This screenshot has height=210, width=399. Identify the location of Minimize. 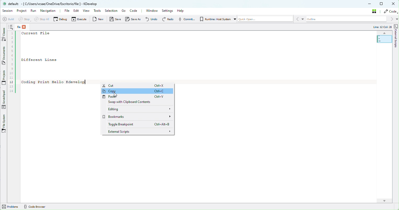
(371, 4).